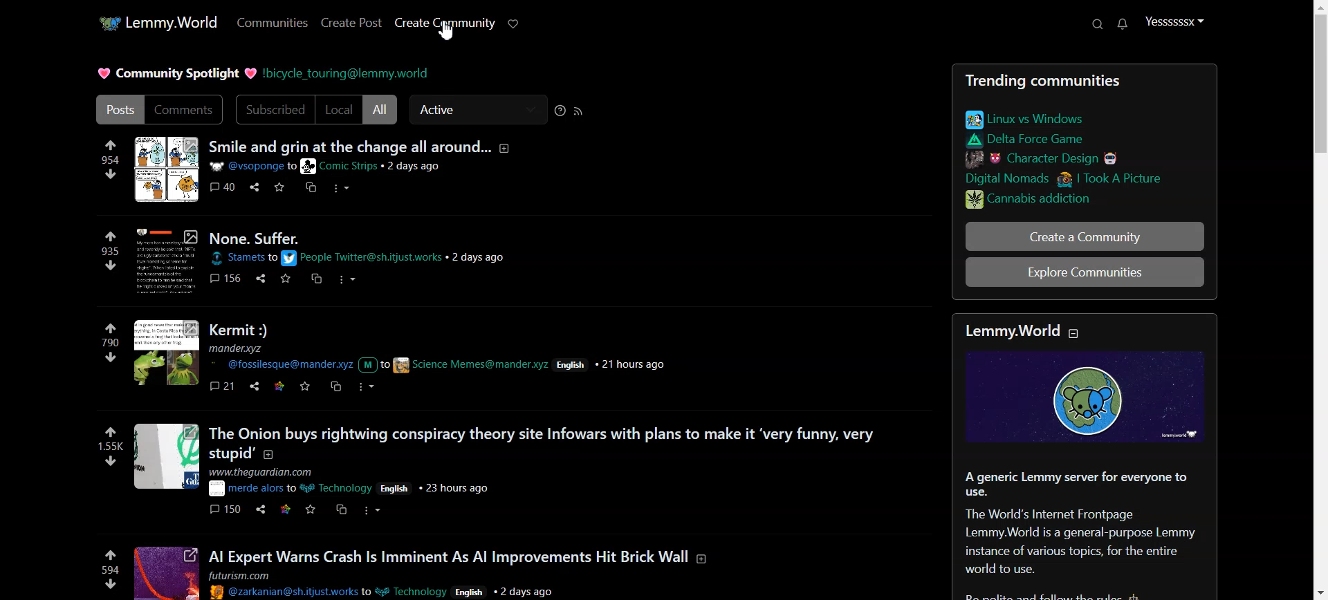  Describe the element at coordinates (360, 482) in the screenshot. I see `posts details` at that location.